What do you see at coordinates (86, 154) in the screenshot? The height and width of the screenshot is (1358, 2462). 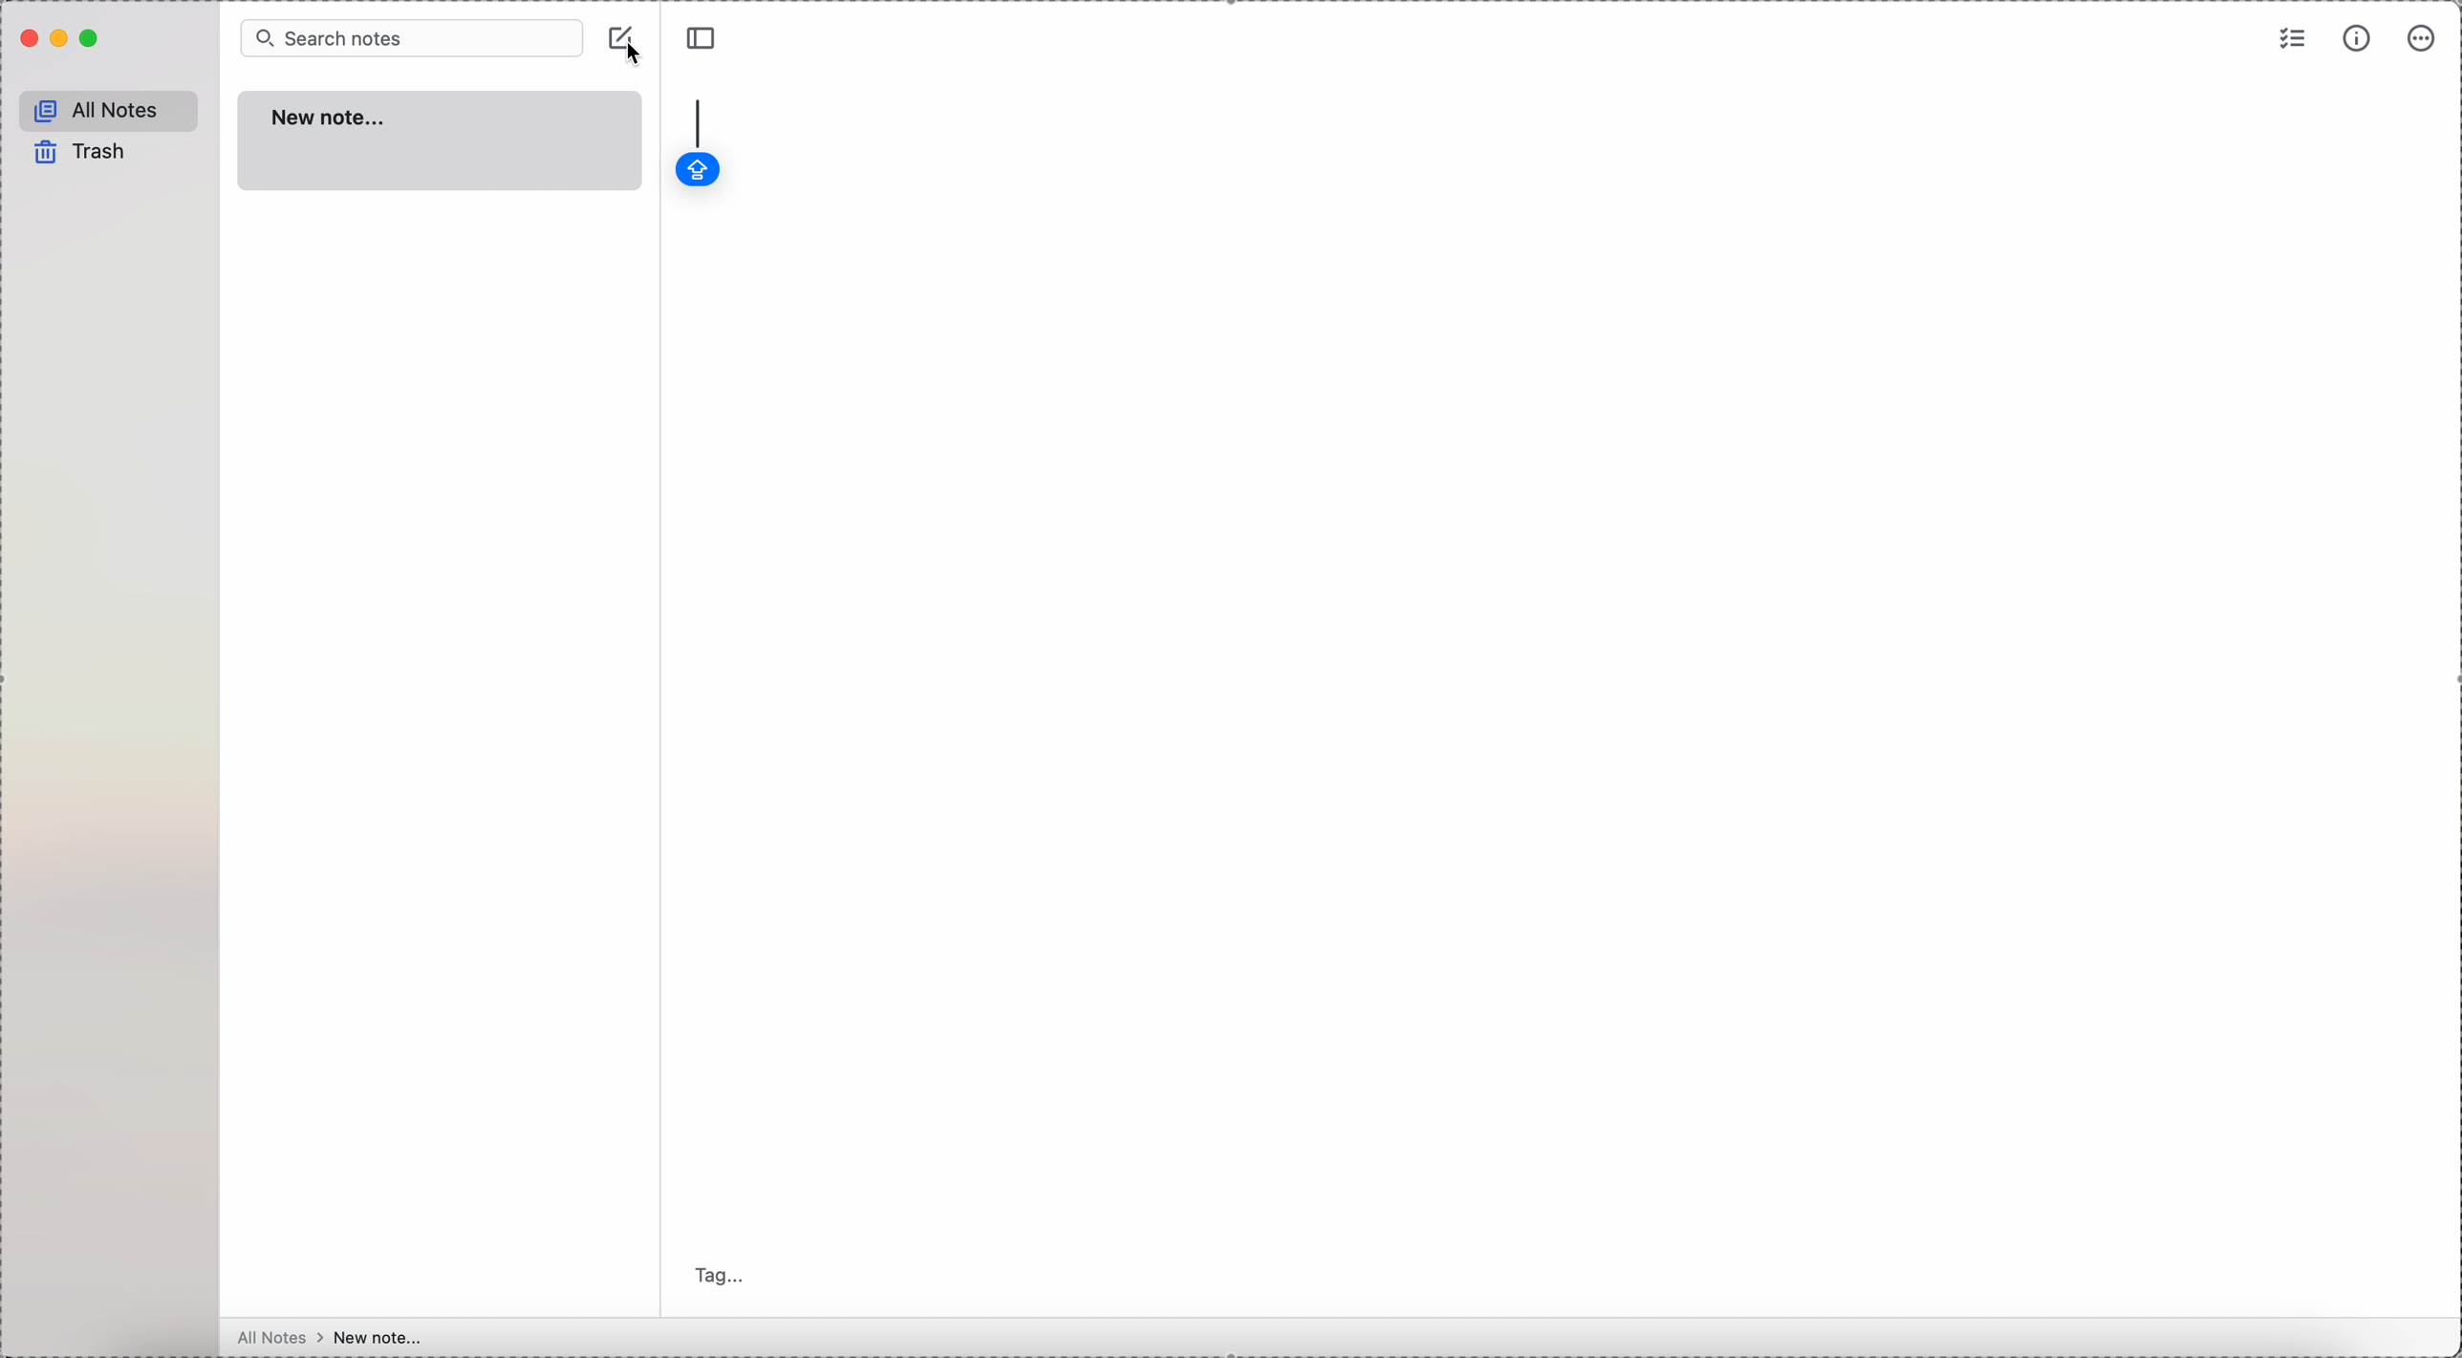 I see `trash` at bounding box center [86, 154].